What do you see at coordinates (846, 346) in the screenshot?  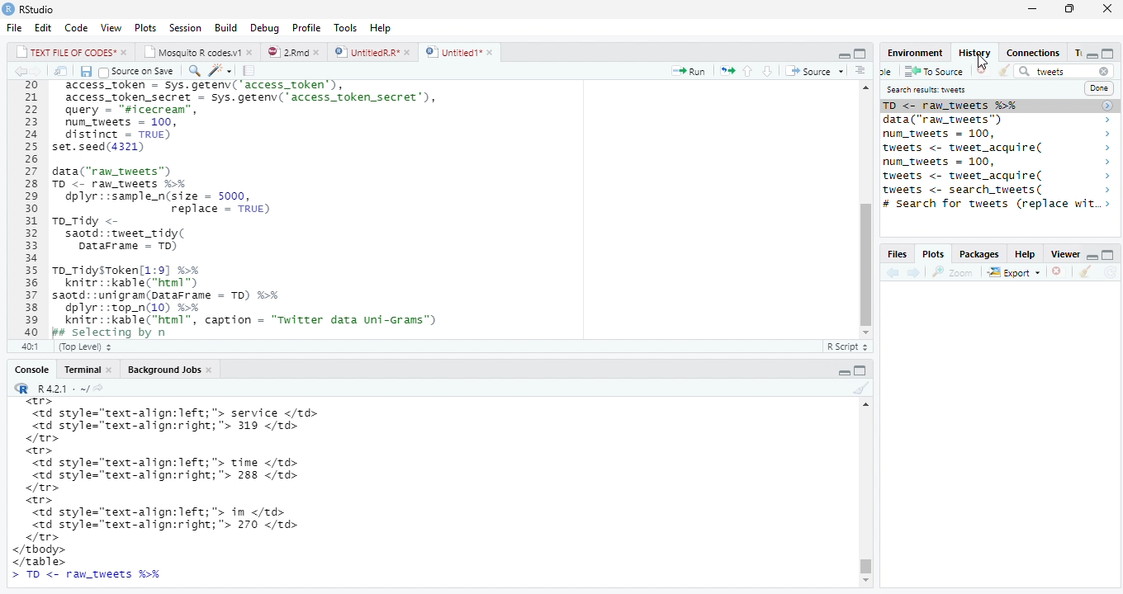 I see `R Script ` at bounding box center [846, 346].